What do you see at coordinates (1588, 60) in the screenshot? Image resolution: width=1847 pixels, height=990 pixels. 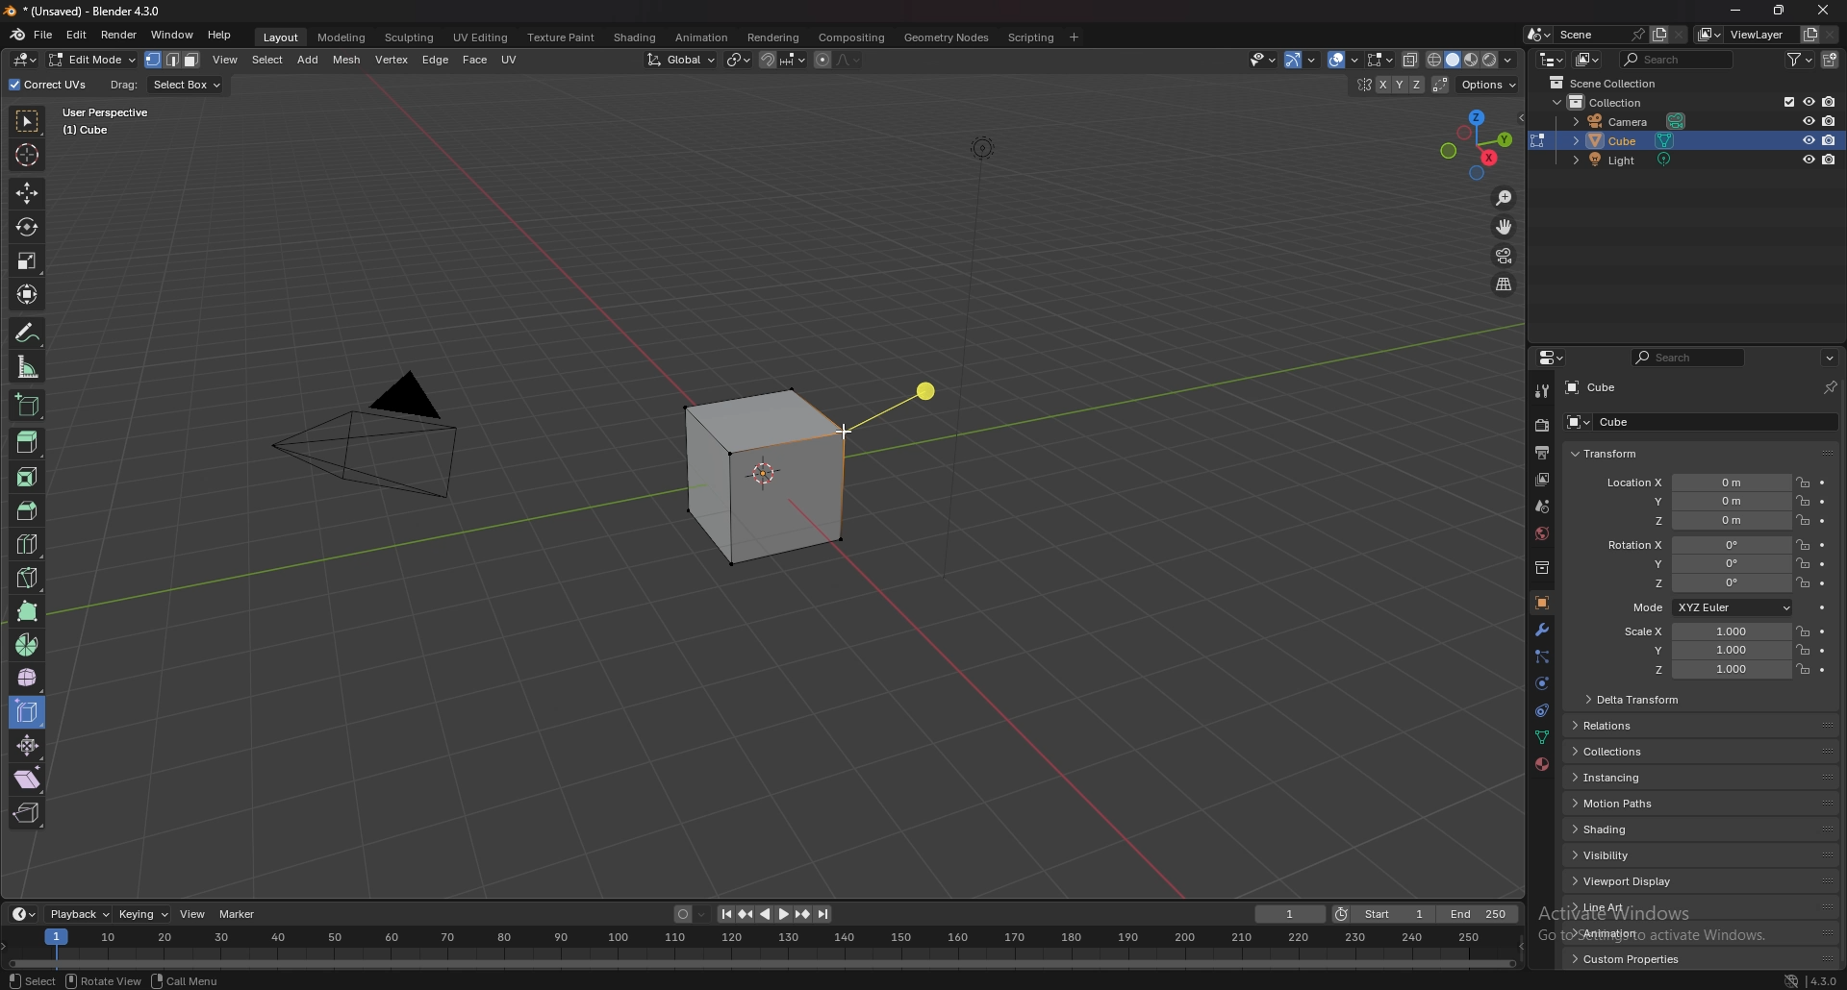 I see `display mode` at bounding box center [1588, 60].